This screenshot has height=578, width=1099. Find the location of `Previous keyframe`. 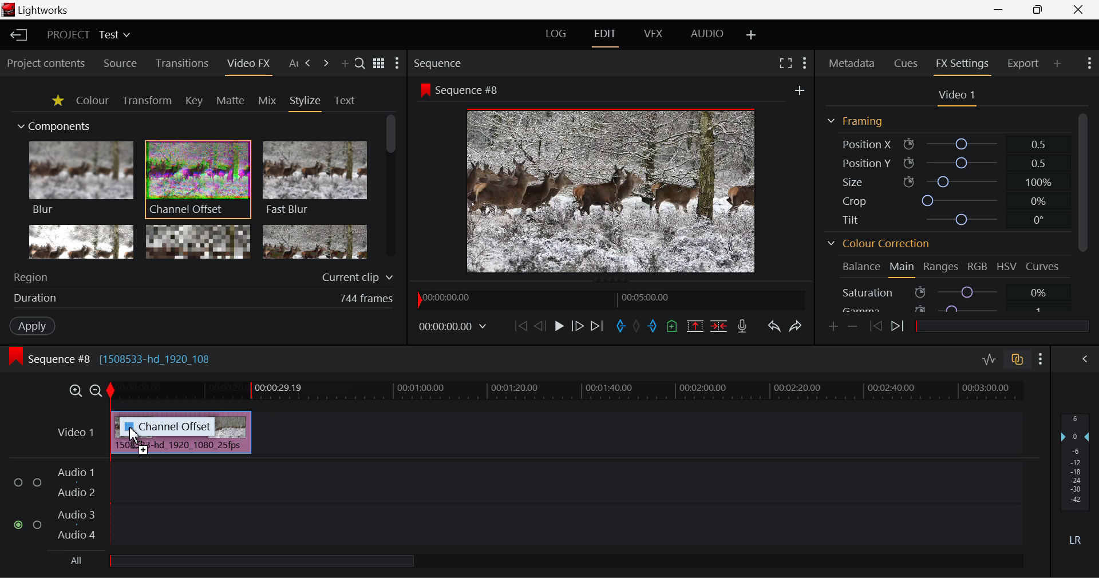

Previous keyframe is located at coordinates (876, 327).